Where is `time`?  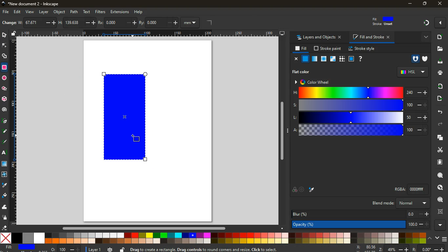
time is located at coordinates (111, 249).